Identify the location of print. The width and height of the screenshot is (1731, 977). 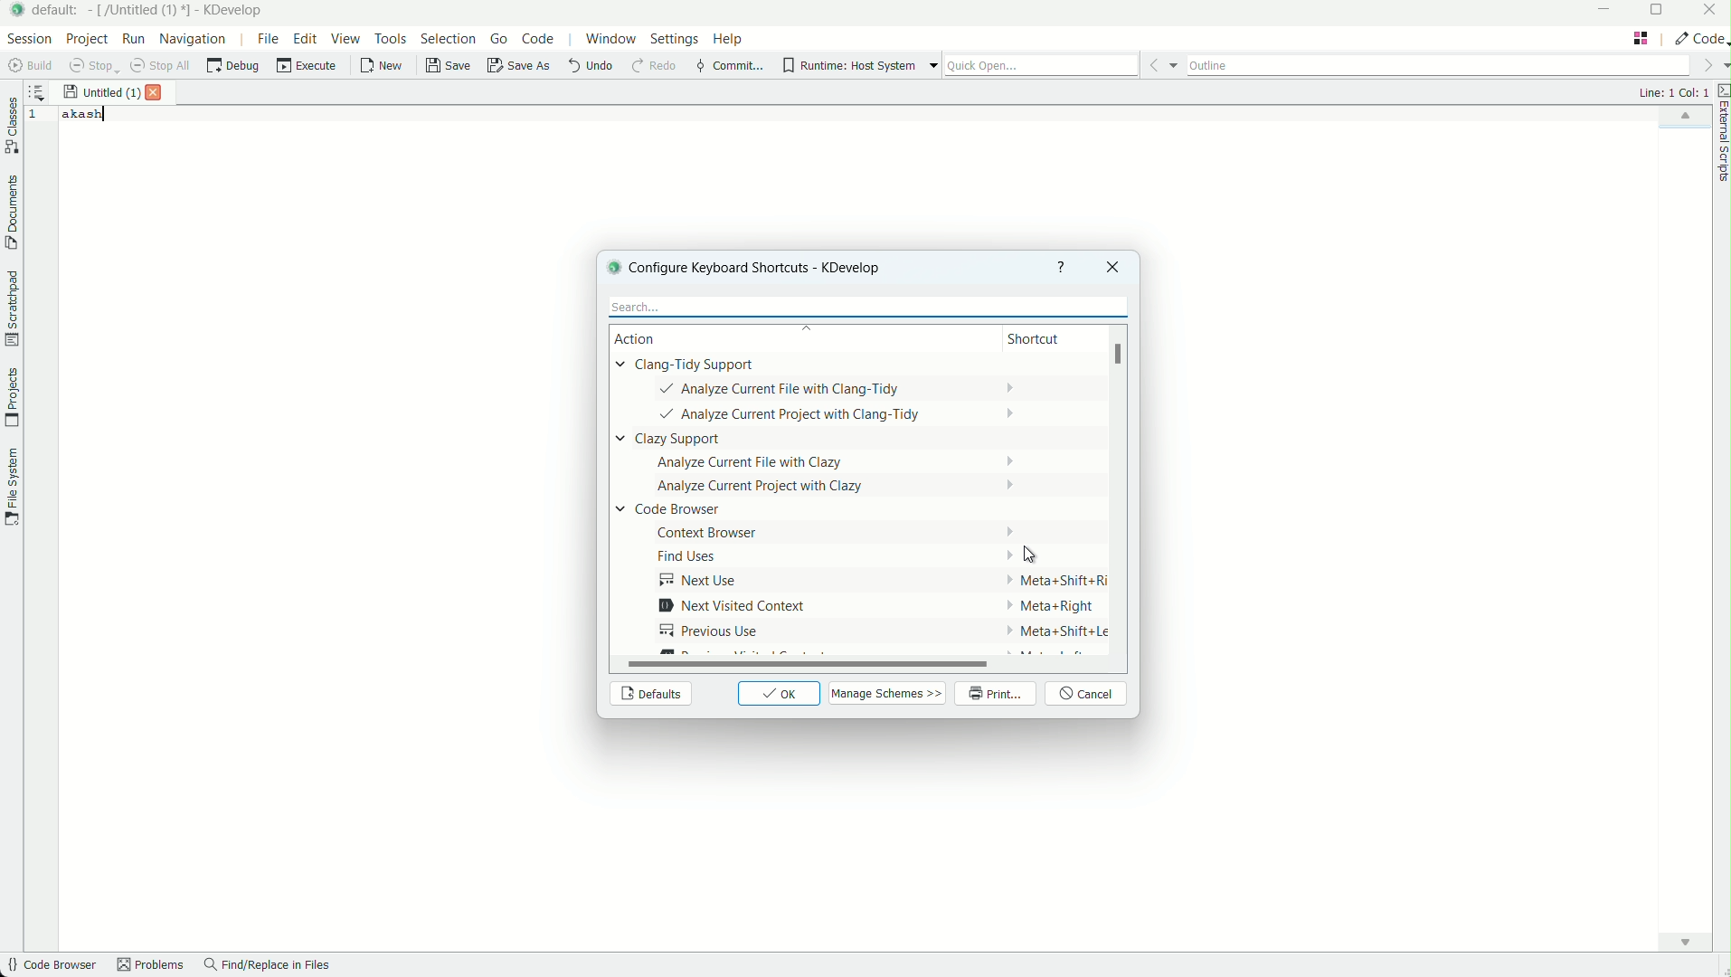
(997, 695).